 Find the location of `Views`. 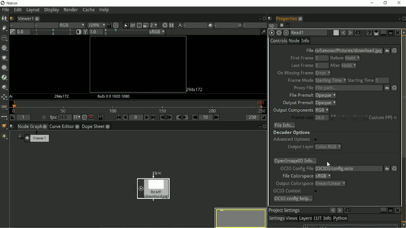

Views is located at coordinates (292, 218).